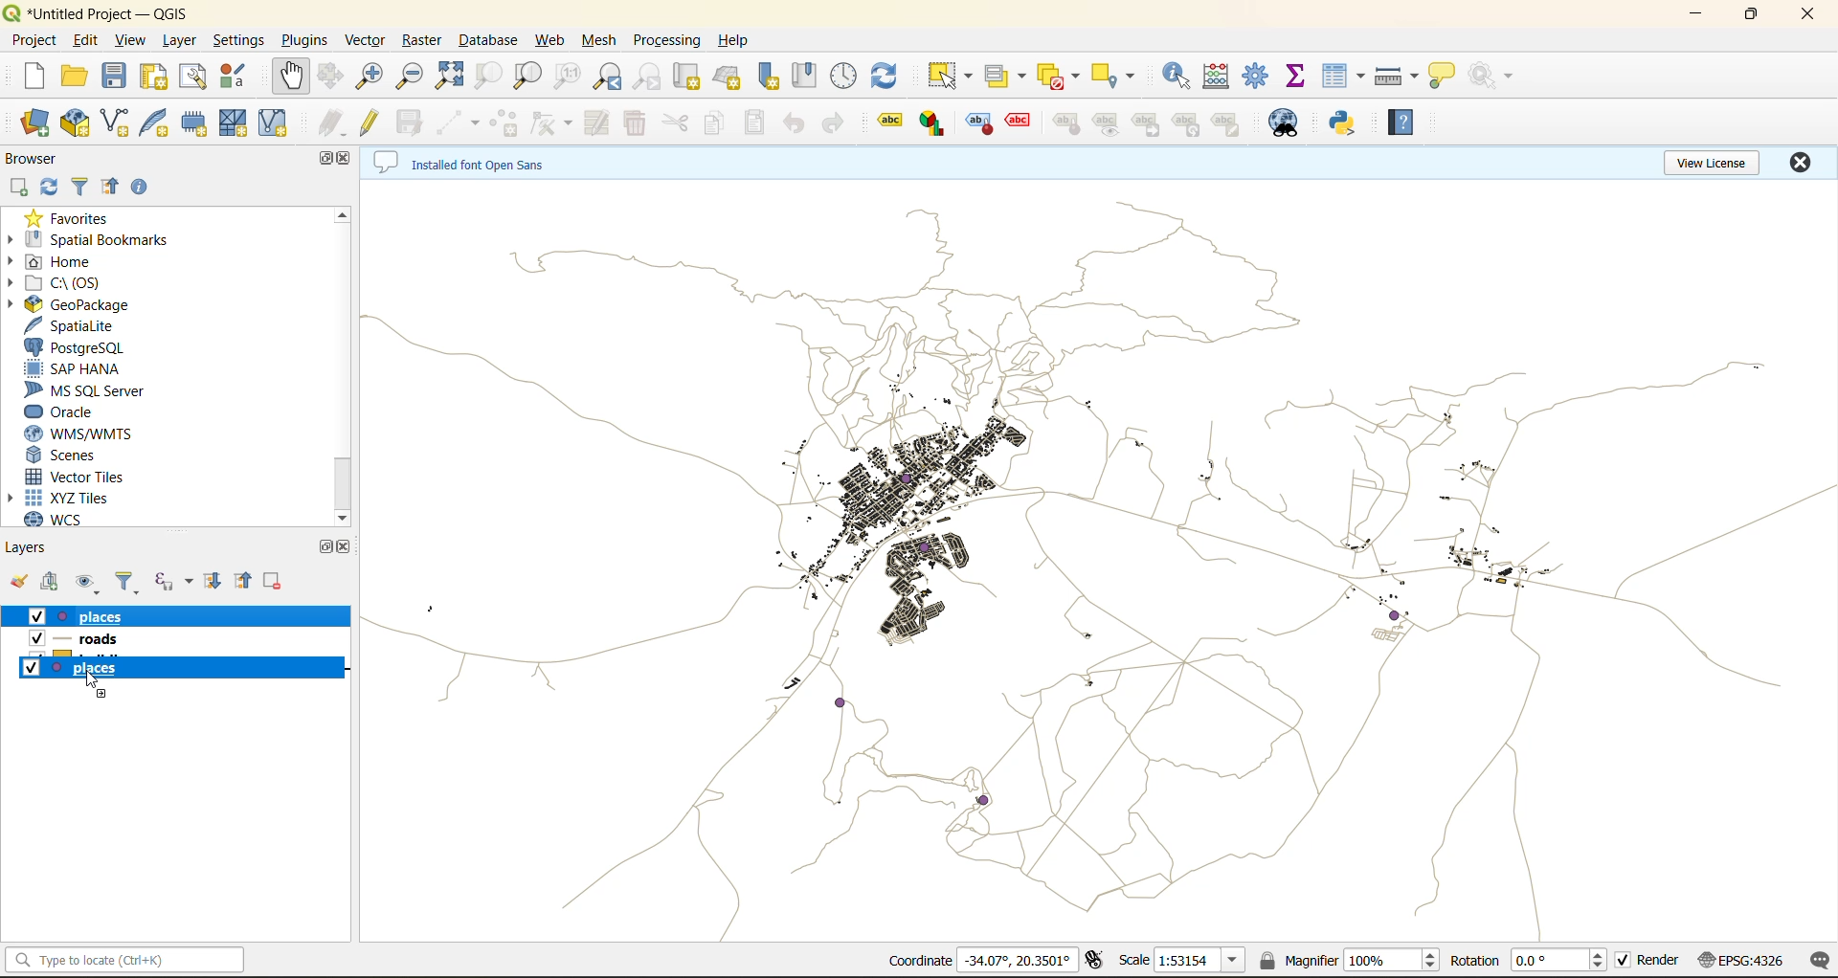 This screenshot has width=1838, height=978. What do you see at coordinates (89, 42) in the screenshot?
I see `edit` at bounding box center [89, 42].